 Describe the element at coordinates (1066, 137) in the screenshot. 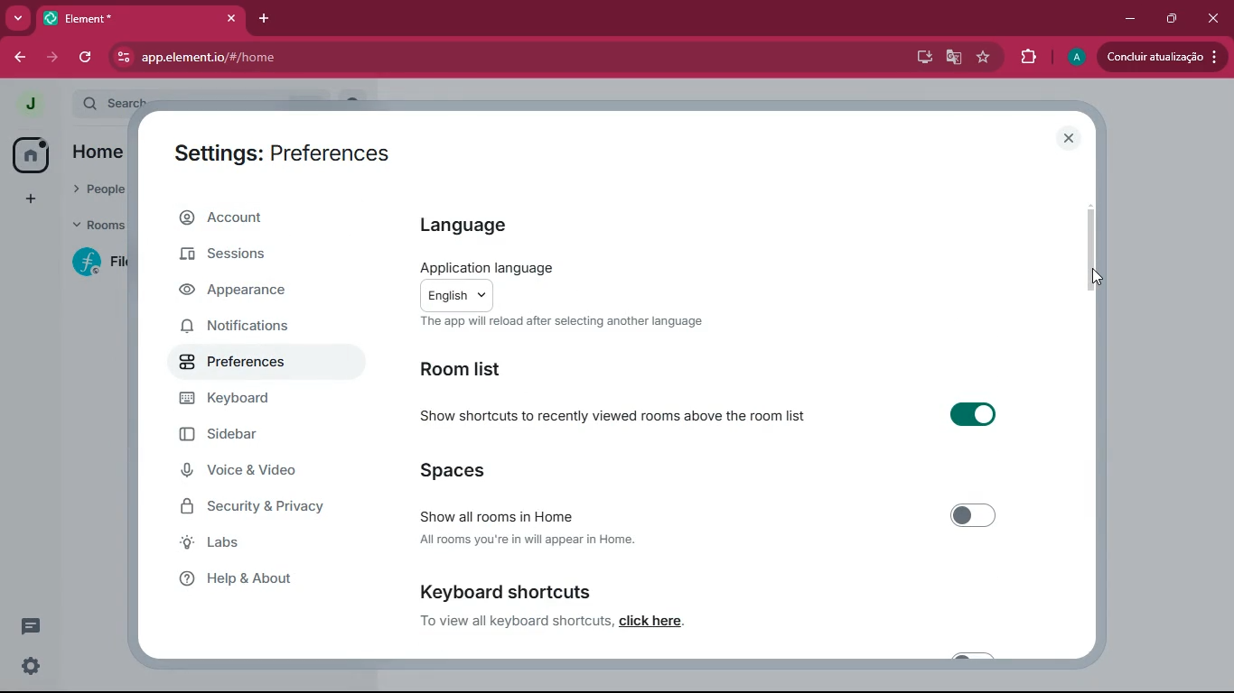

I see `close` at that location.